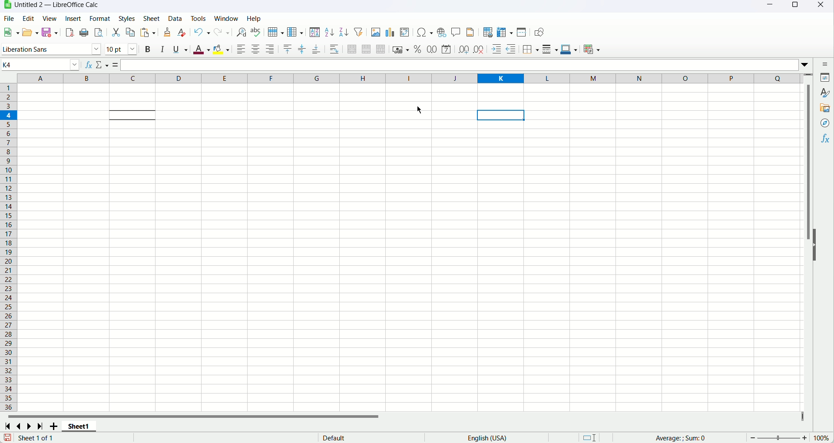 This screenshot has width=834, height=443. What do you see at coordinates (470, 32) in the screenshot?
I see `Header and footer` at bounding box center [470, 32].